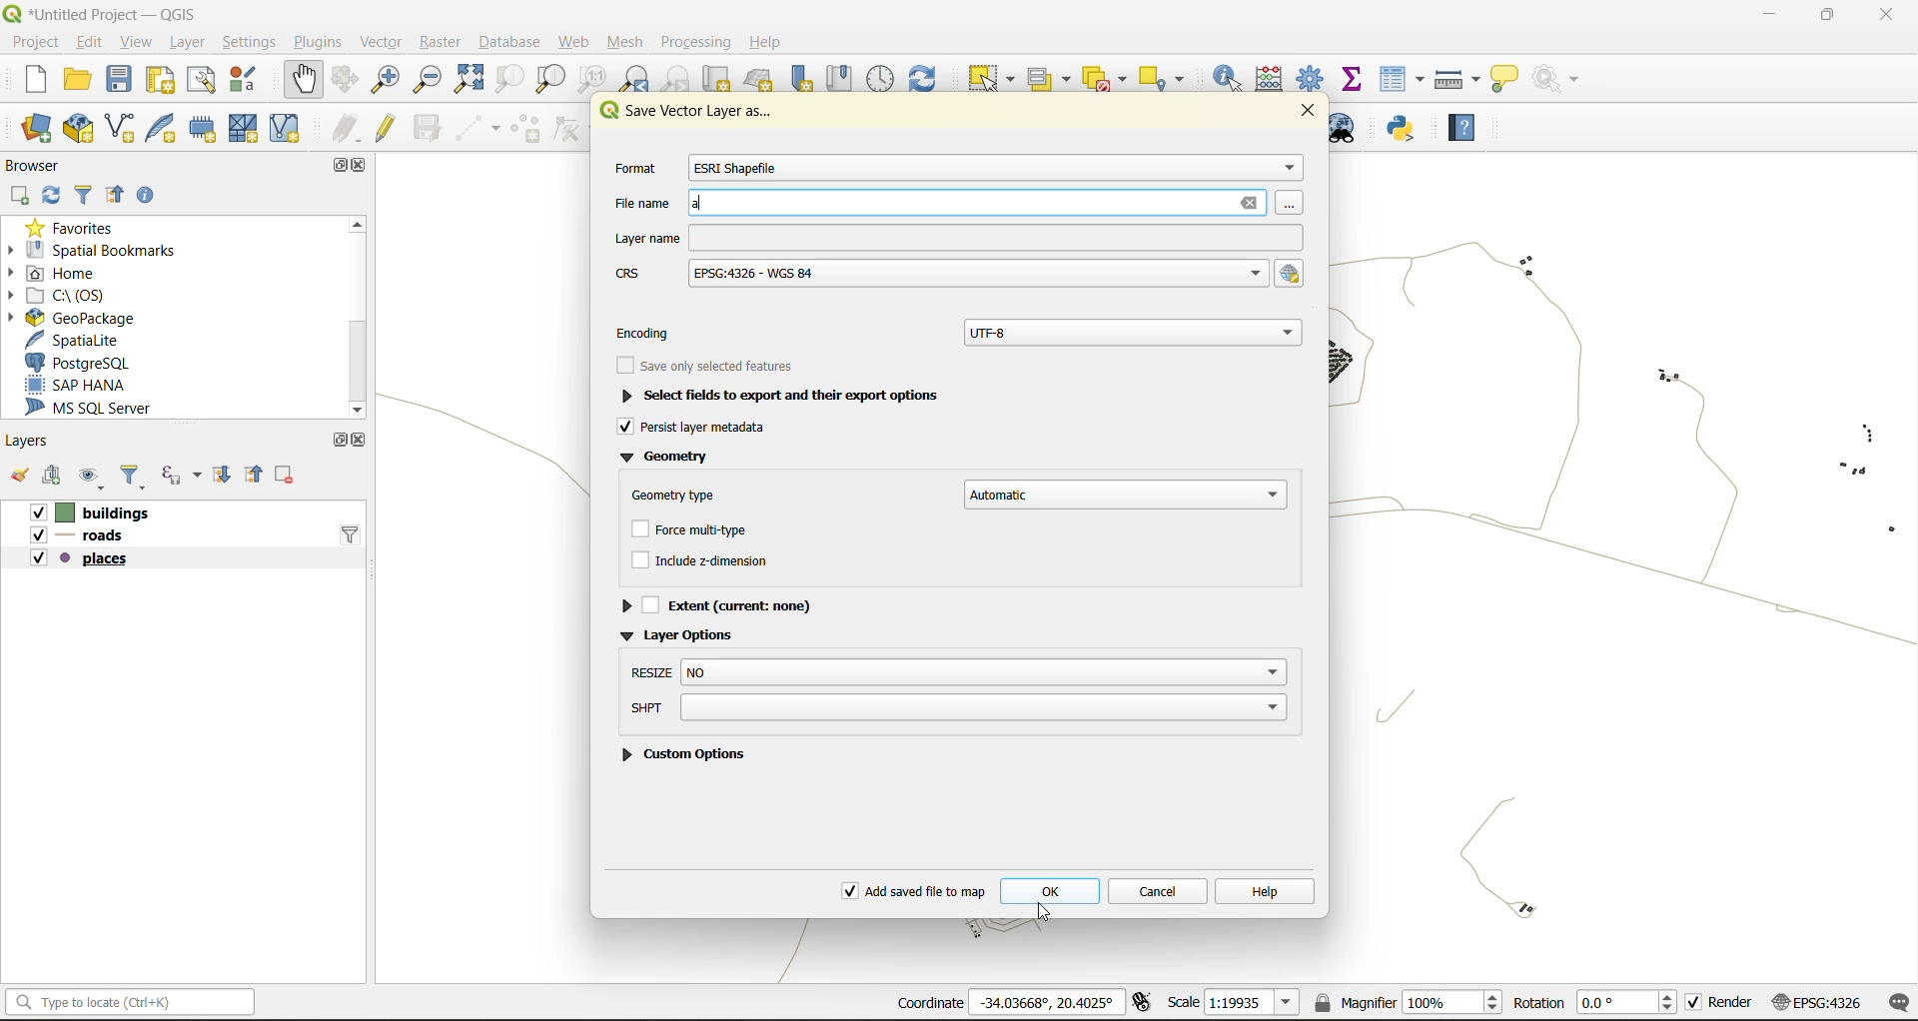 The image size is (1918, 1021). What do you see at coordinates (846, 77) in the screenshot?
I see `show spatial bookmark` at bounding box center [846, 77].